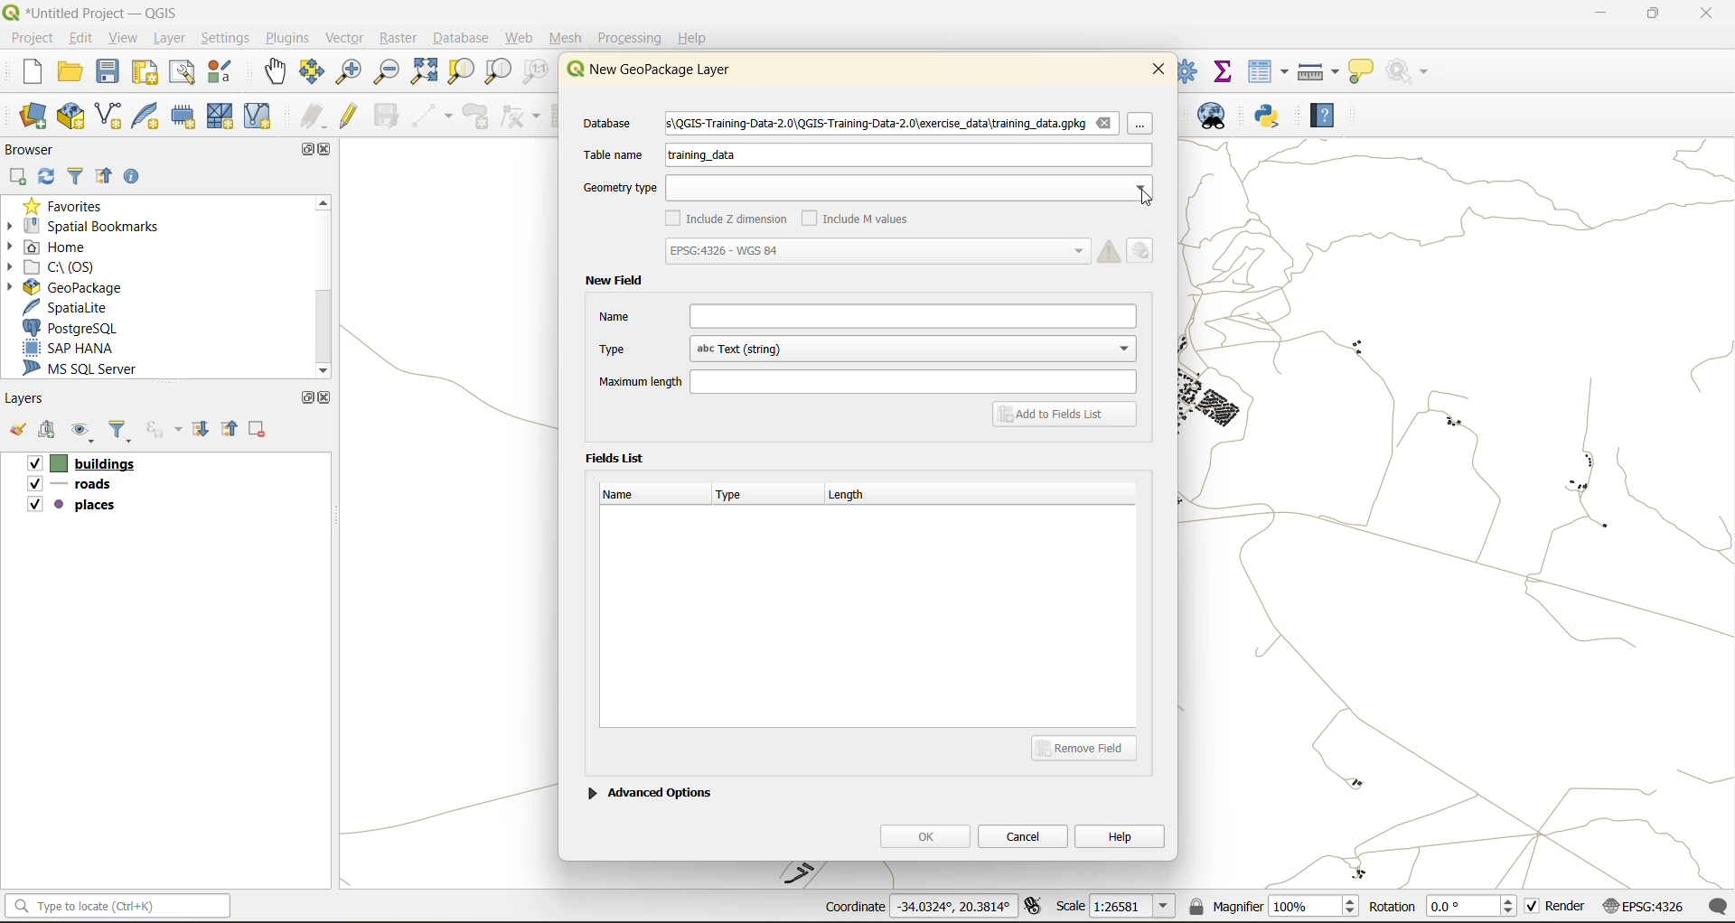  What do you see at coordinates (304, 149) in the screenshot?
I see `maximize` at bounding box center [304, 149].